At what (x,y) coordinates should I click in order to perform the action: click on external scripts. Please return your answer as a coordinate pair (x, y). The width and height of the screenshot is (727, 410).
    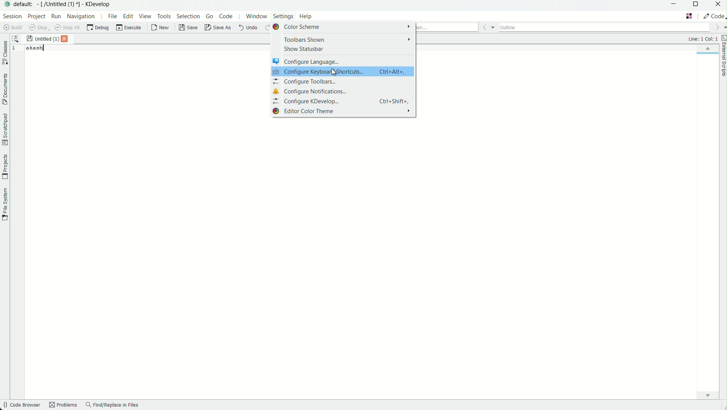
    Looking at the image, I should click on (722, 57).